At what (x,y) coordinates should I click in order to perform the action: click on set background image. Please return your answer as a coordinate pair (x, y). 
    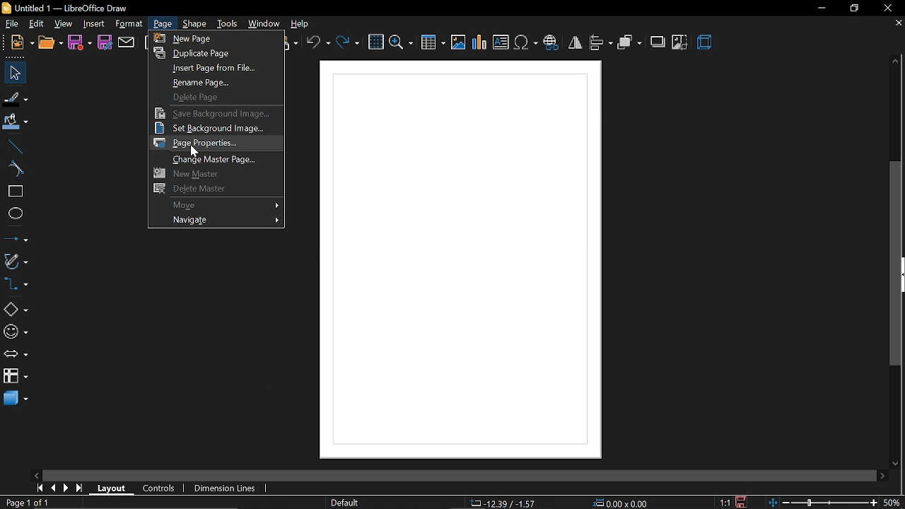
    Looking at the image, I should click on (215, 129).